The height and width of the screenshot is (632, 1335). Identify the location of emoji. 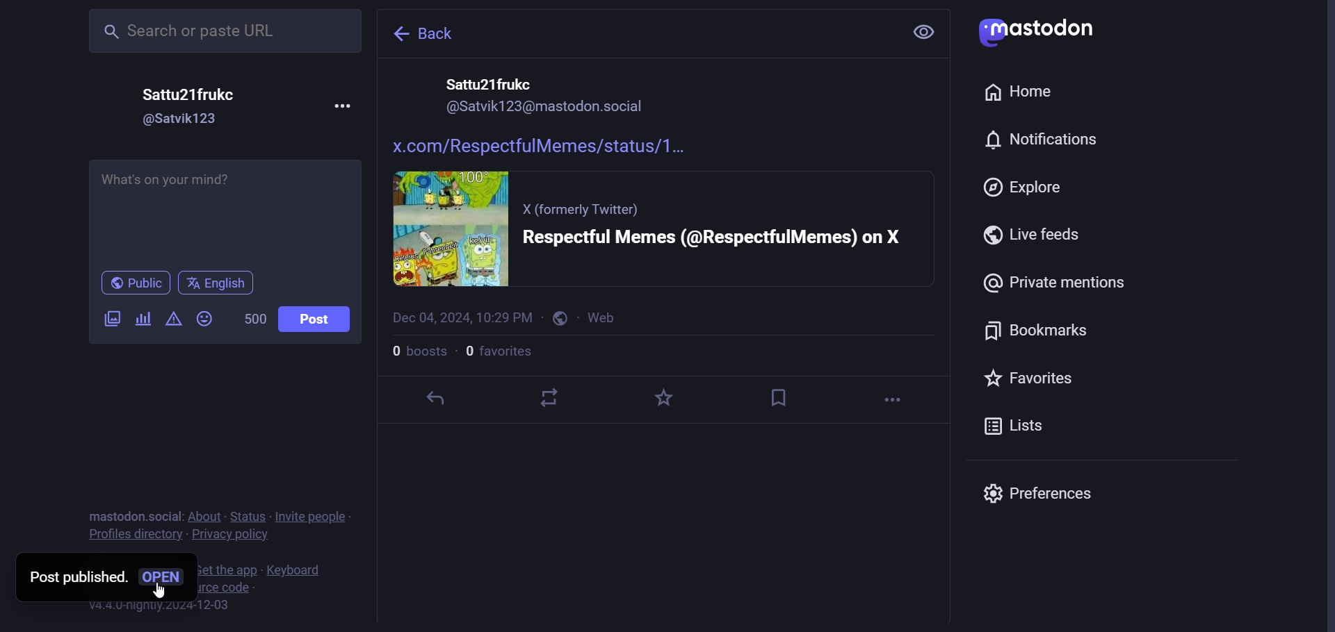
(205, 319).